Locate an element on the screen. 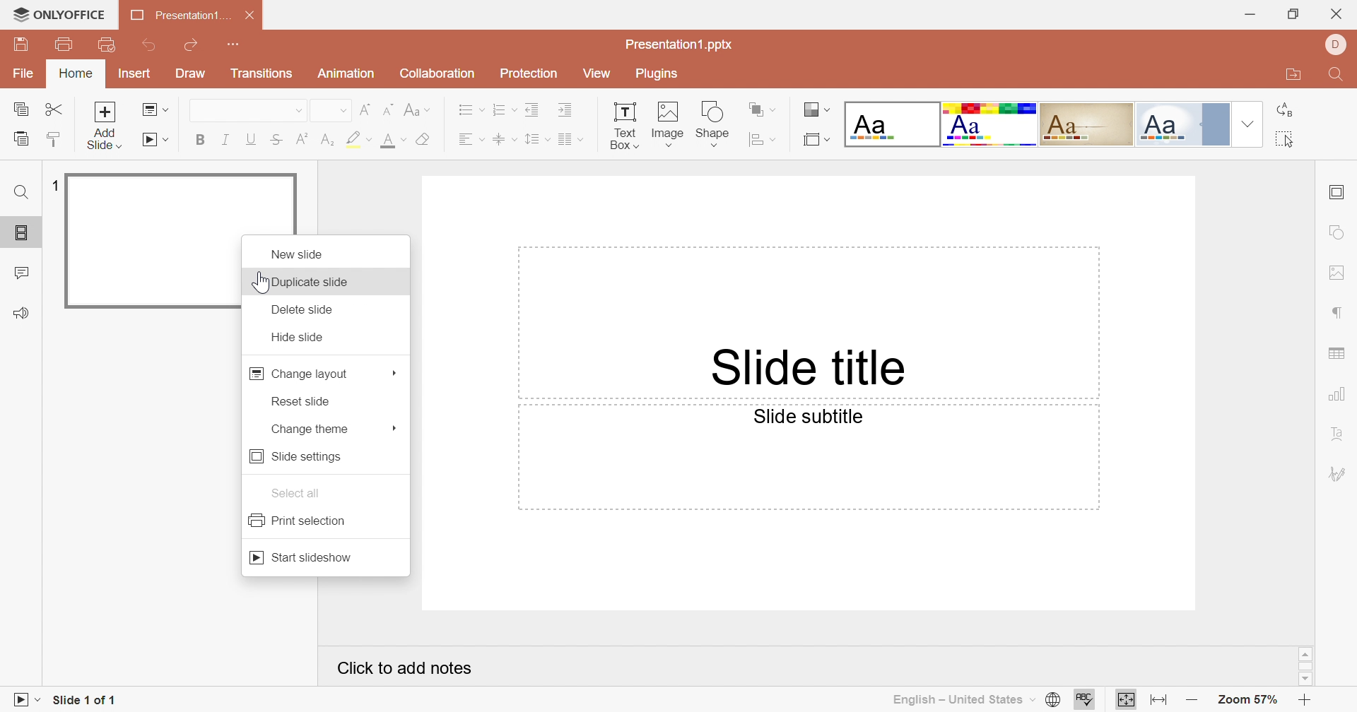 The width and height of the screenshot is (1357, 712). Increment Font Size is located at coordinates (365, 109).